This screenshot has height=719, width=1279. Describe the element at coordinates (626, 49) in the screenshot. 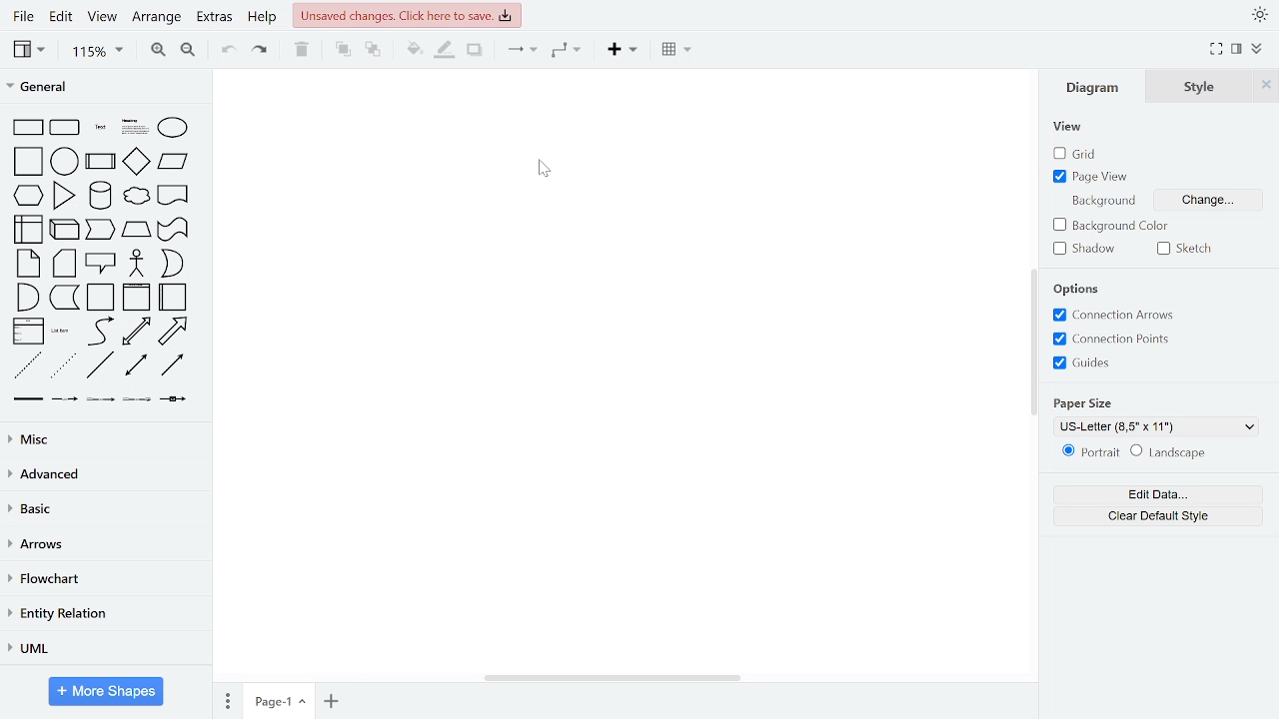

I see `insert` at that location.